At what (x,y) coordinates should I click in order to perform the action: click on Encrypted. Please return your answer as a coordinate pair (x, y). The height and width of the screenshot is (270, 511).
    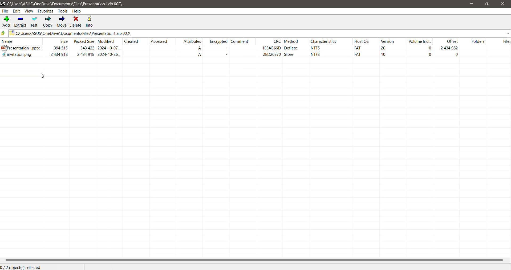
    Looking at the image, I should click on (217, 41).